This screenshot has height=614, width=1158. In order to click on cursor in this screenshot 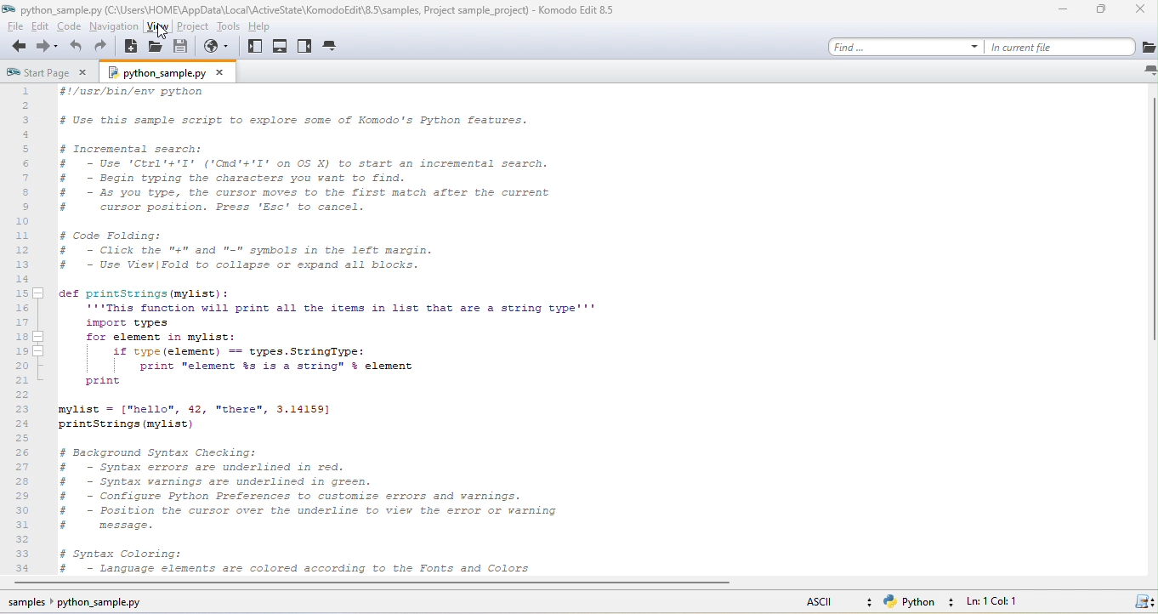, I will do `click(171, 34)`.